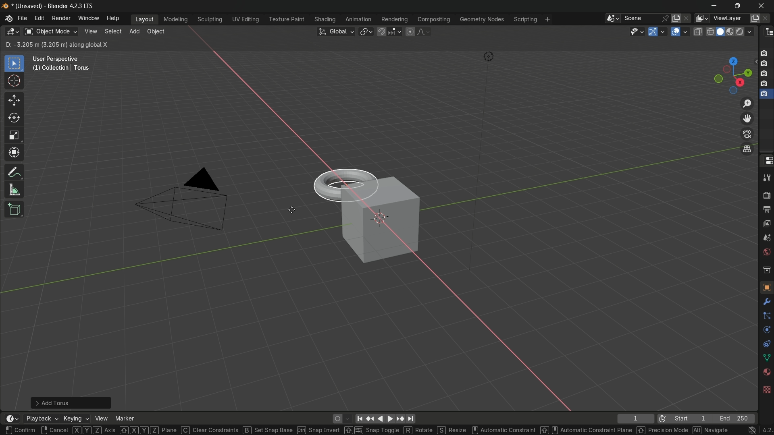 The image size is (774, 435). I want to click on object, so click(156, 31).